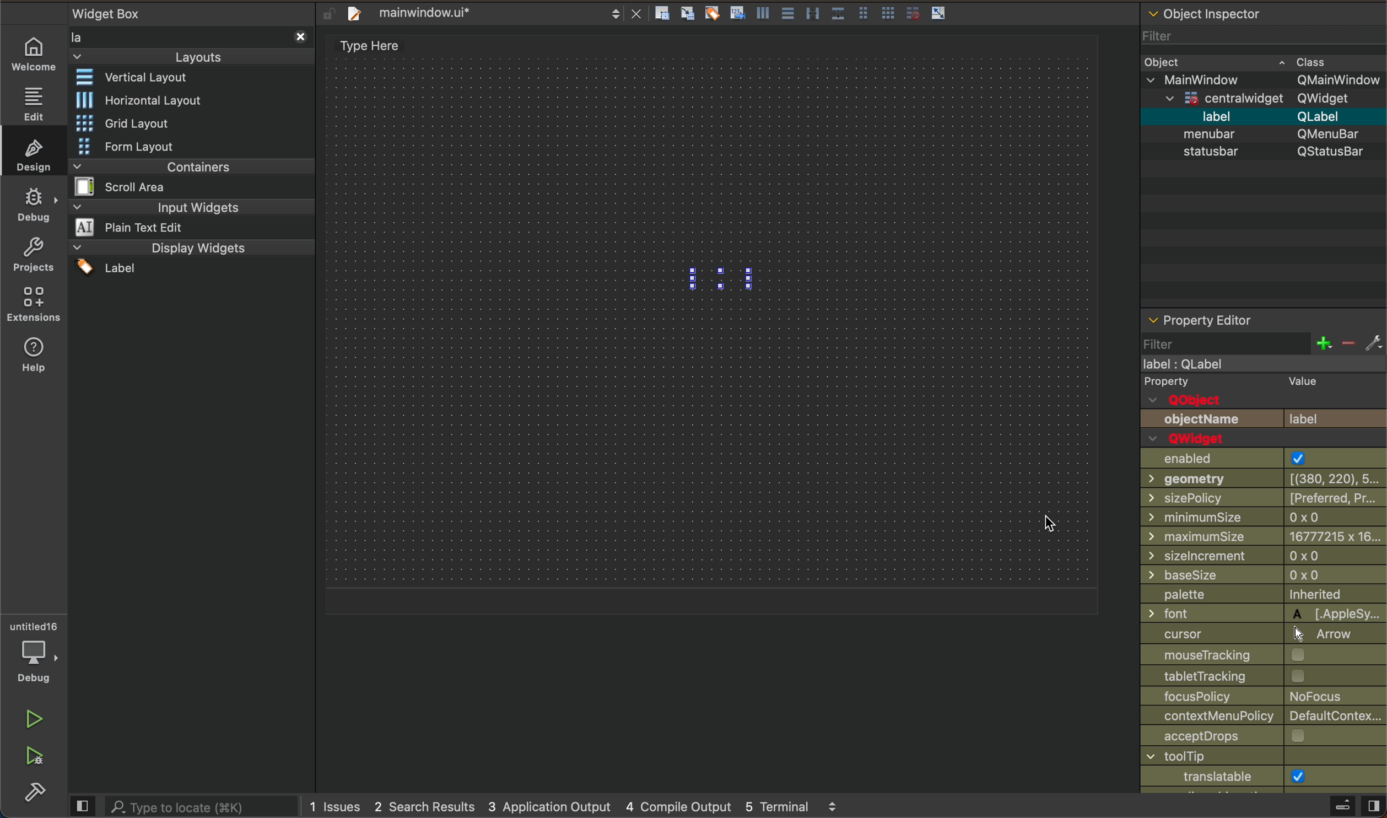 The image size is (1387, 818). What do you see at coordinates (554, 806) in the screenshot?
I see `3application output` at bounding box center [554, 806].